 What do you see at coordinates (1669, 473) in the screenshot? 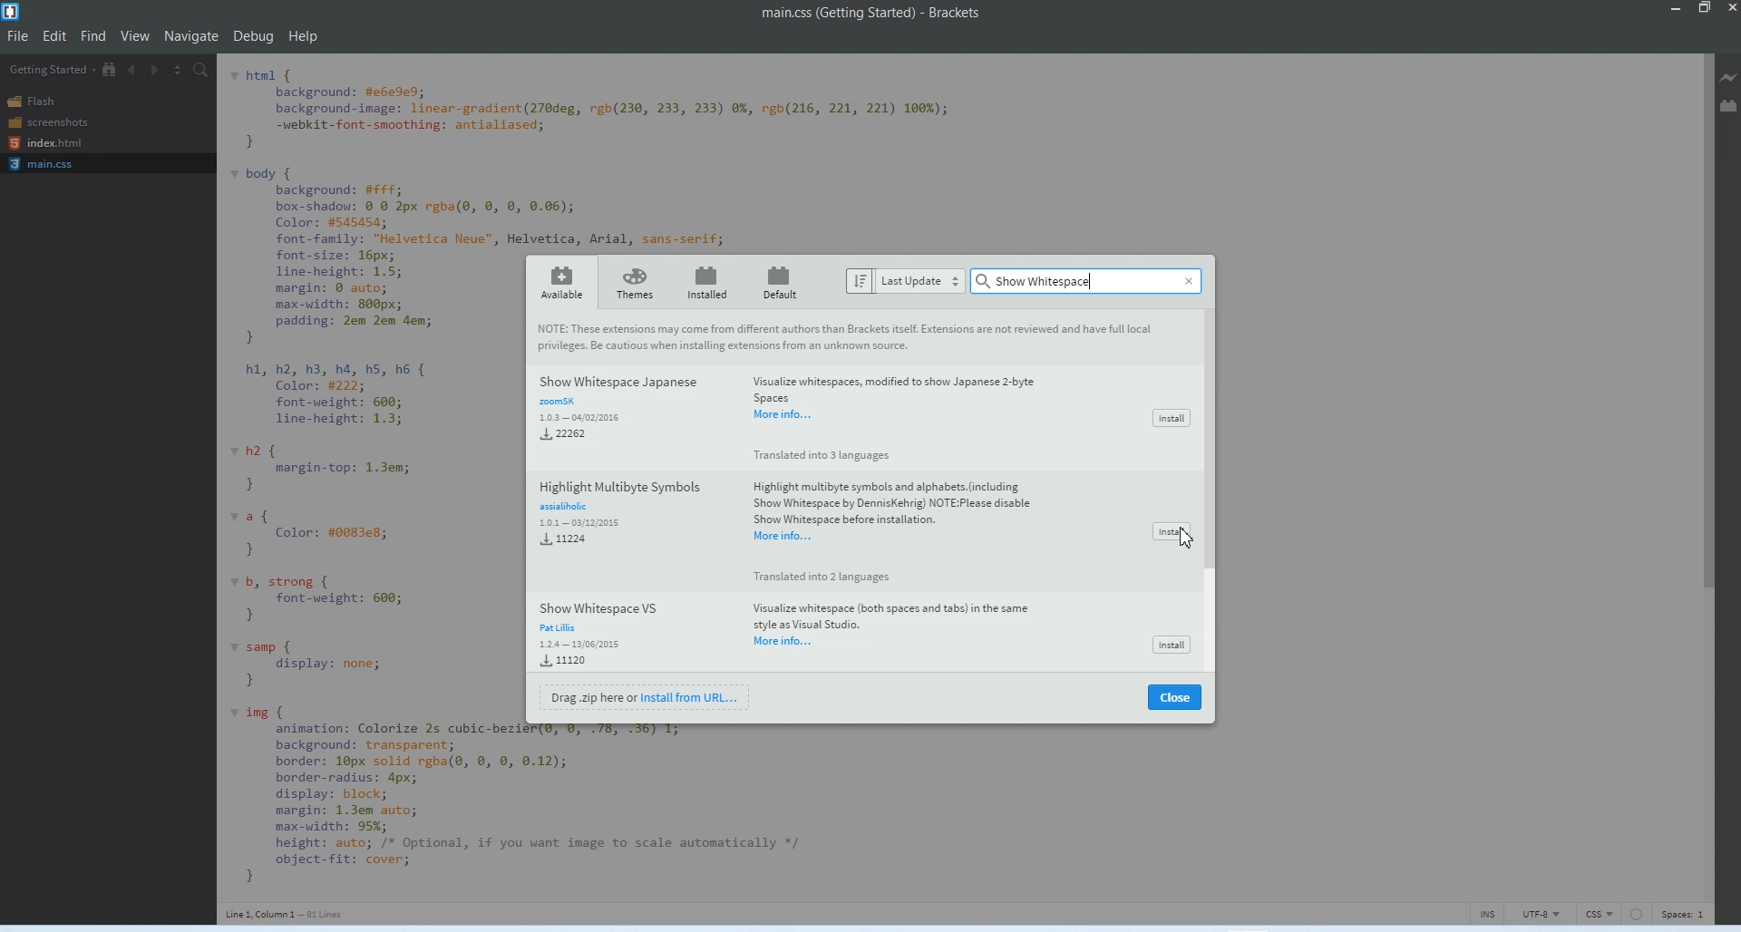
I see `Vertical Scroll bar` at bounding box center [1669, 473].